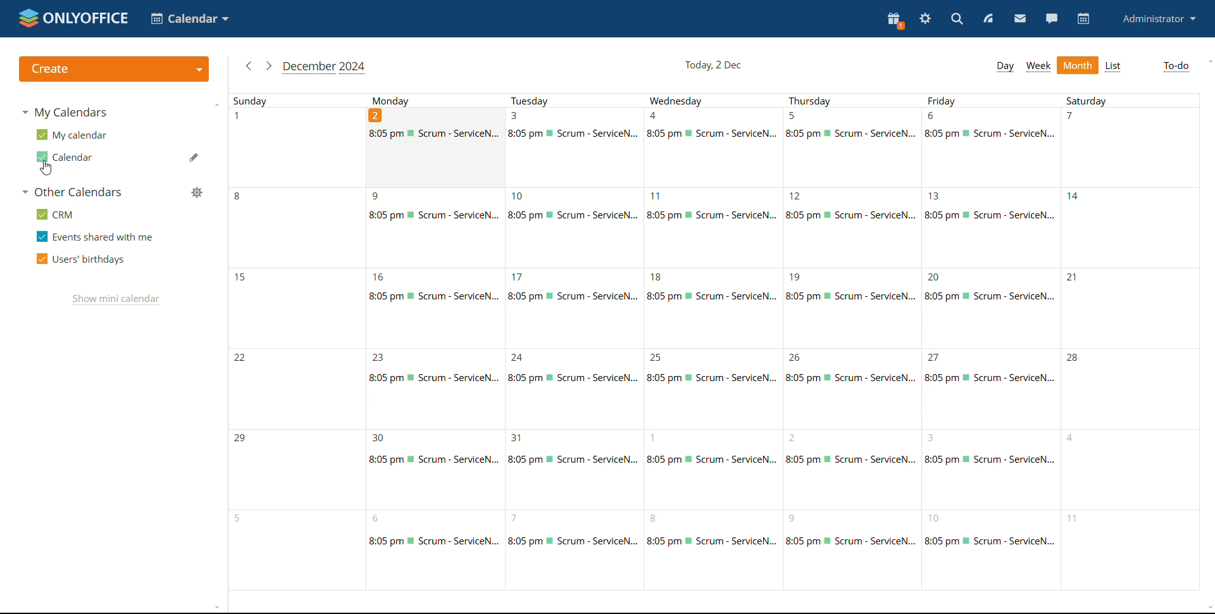  Describe the element at coordinates (853, 149) in the screenshot. I see `5` at that location.